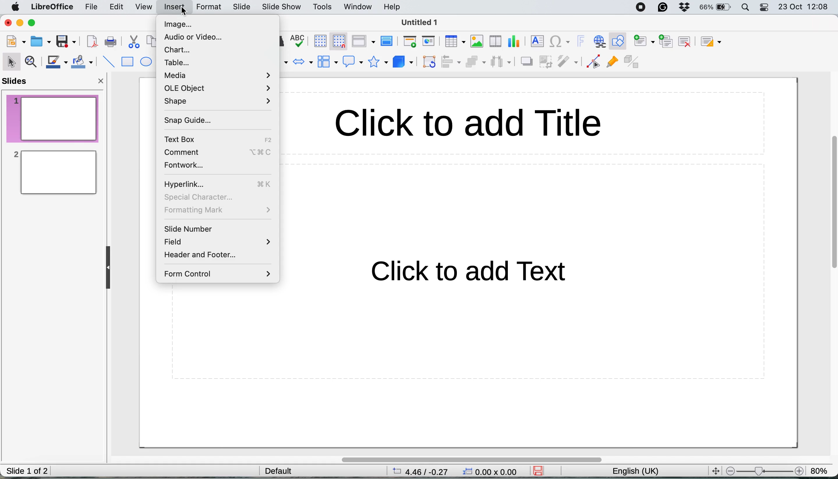 The height and width of the screenshot is (479, 838). What do you see at coordinates (188, 184) in the screenshot?
I see `hyperlink` at bounding box center [188, 184].